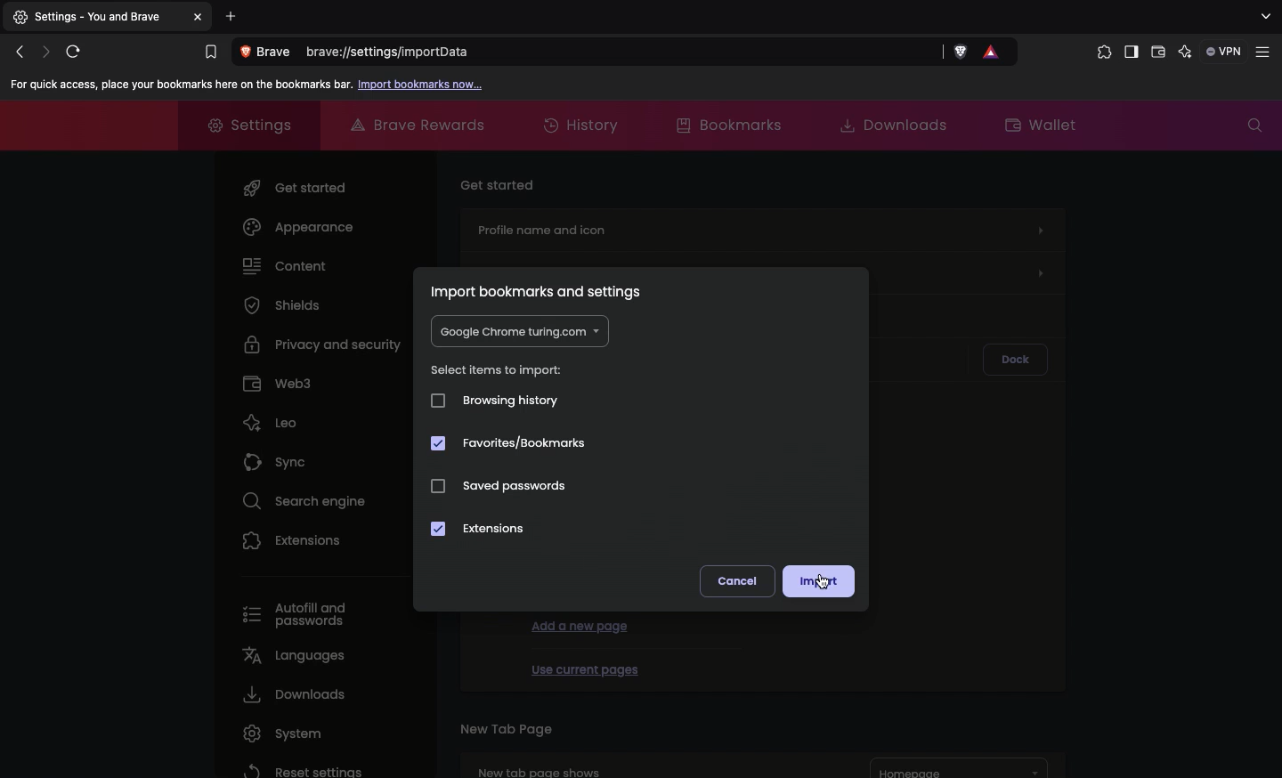 This screenshot has height=778, width=1282. What do you see at coordinates (298, 498) in the screenshot?
I see `Search engine` at bounding box center [298, 498].